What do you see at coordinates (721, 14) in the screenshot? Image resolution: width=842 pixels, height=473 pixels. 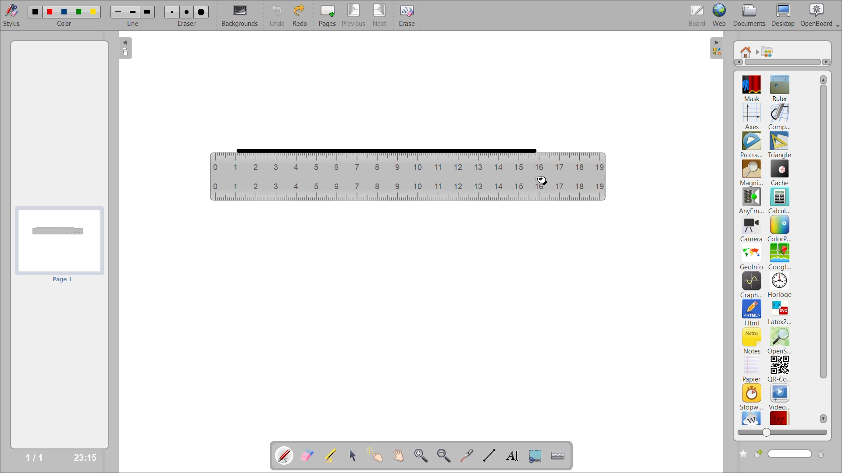 I see `web` at bounding box center [721, 14].